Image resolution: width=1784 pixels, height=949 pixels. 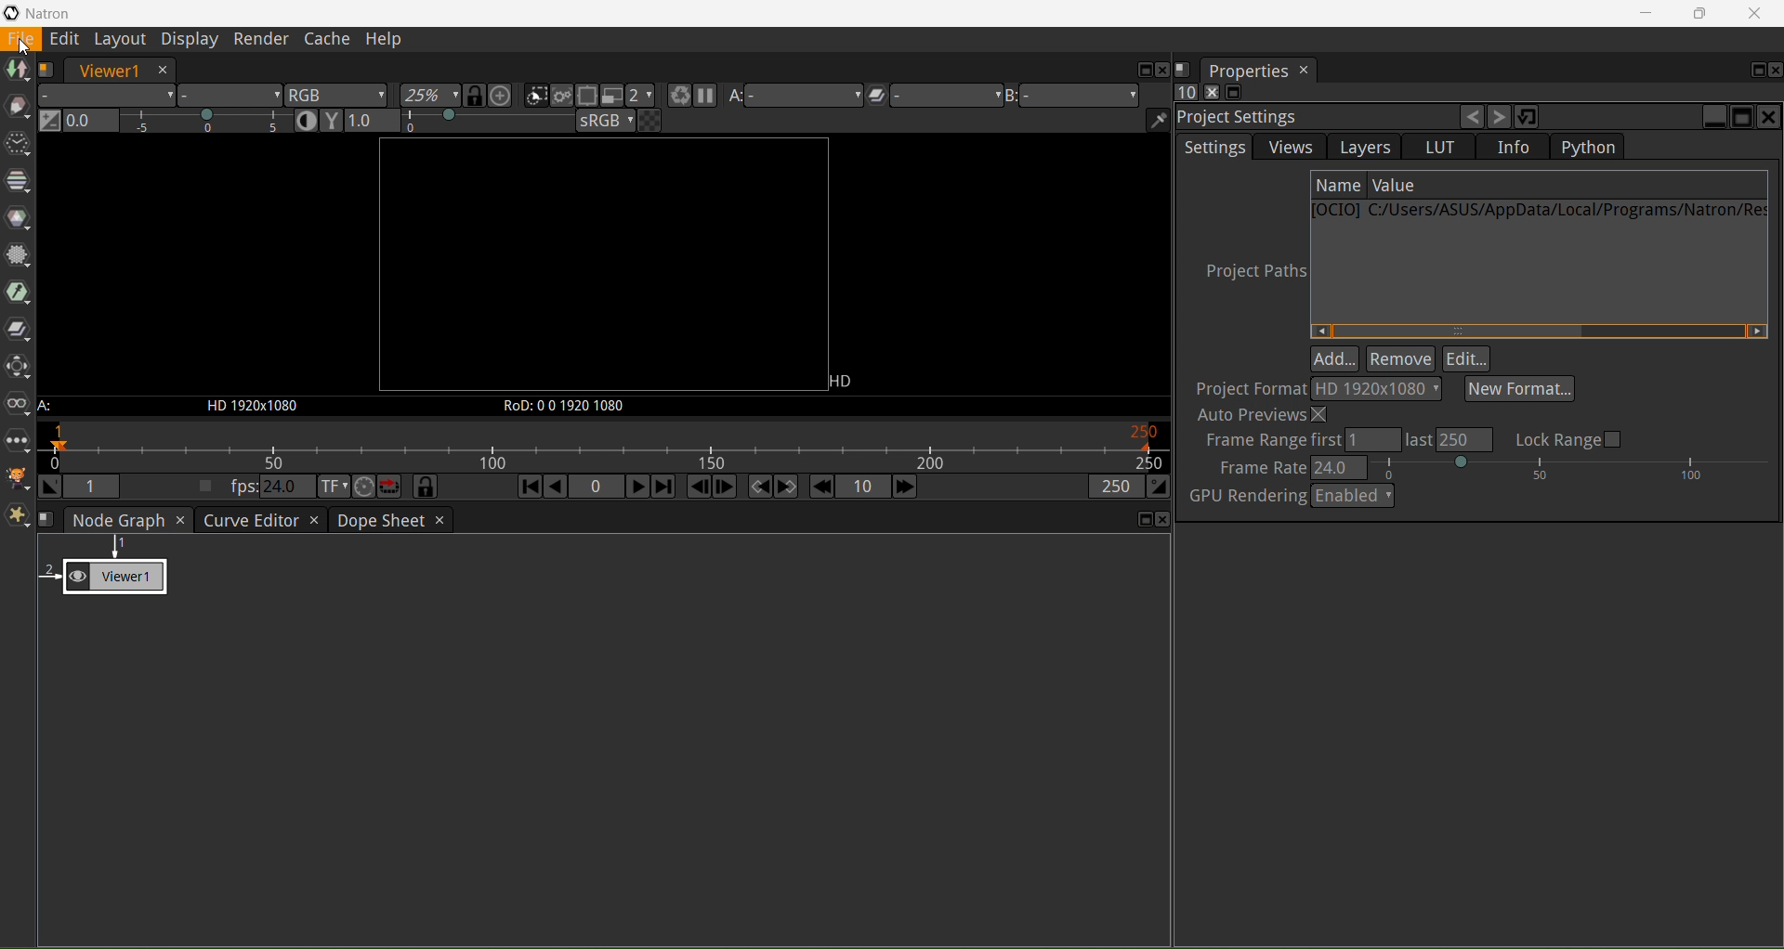 I want to click on Play forward, so click(x=636, y=488).